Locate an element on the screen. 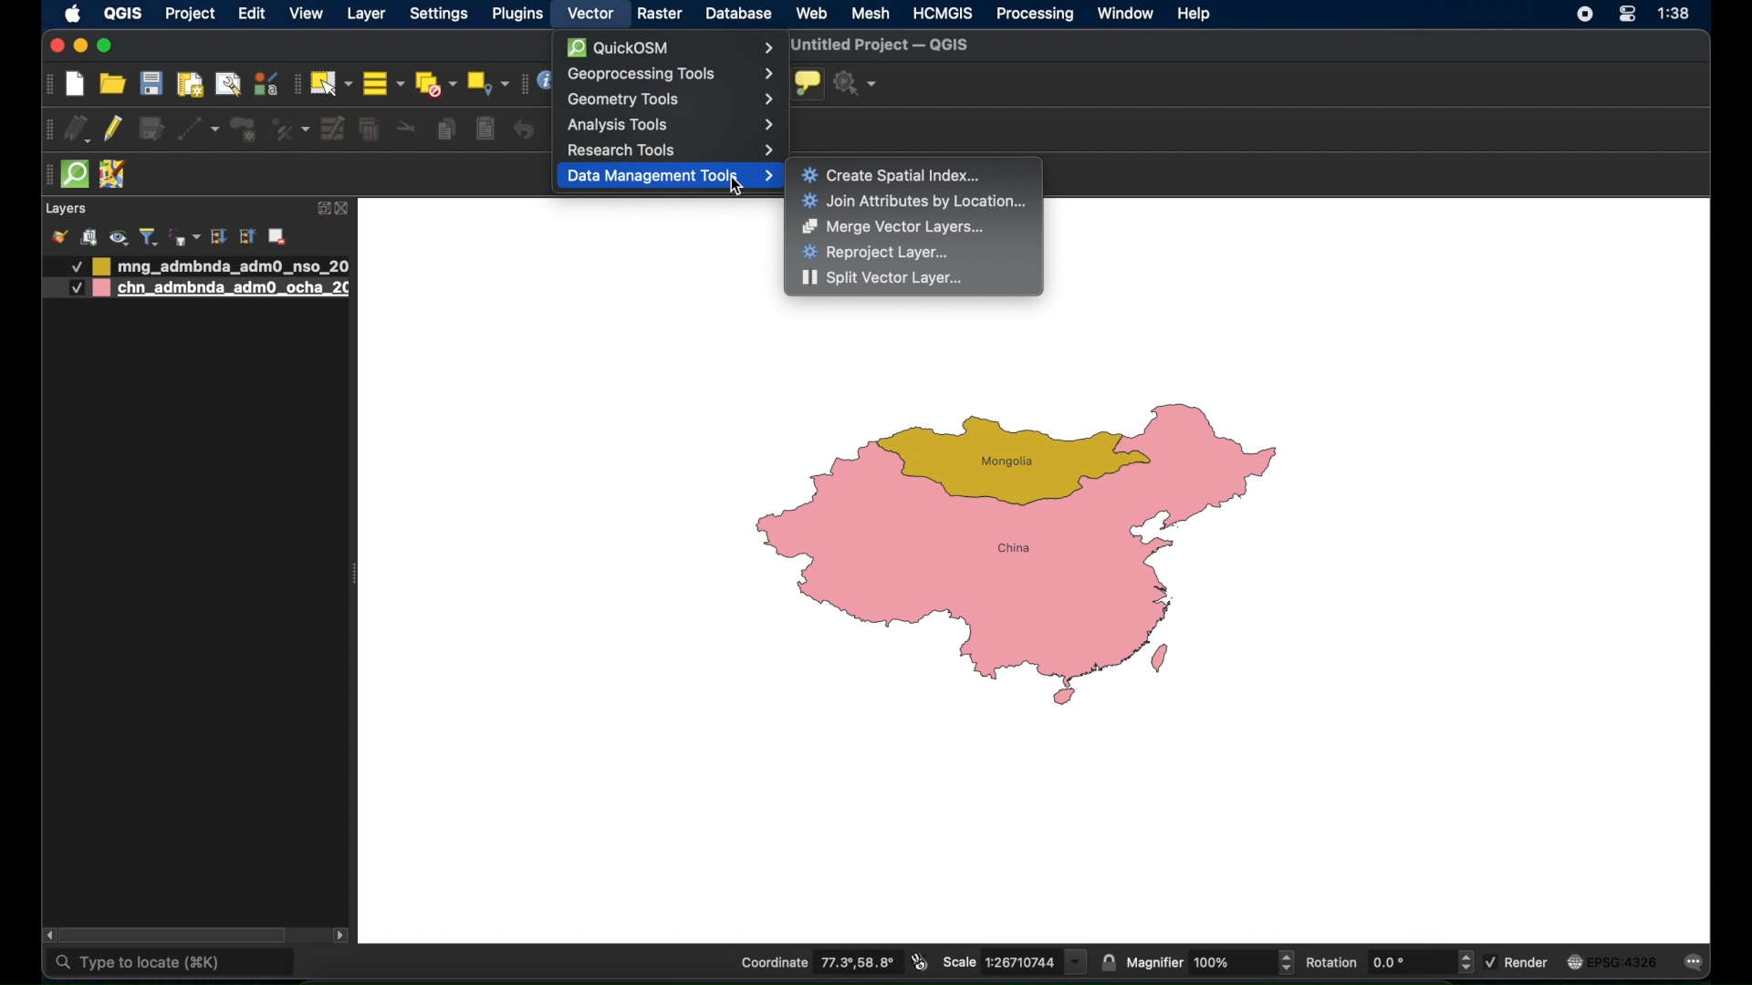 The image size is (1752, 985). undo is located at coordinates (523, 130).